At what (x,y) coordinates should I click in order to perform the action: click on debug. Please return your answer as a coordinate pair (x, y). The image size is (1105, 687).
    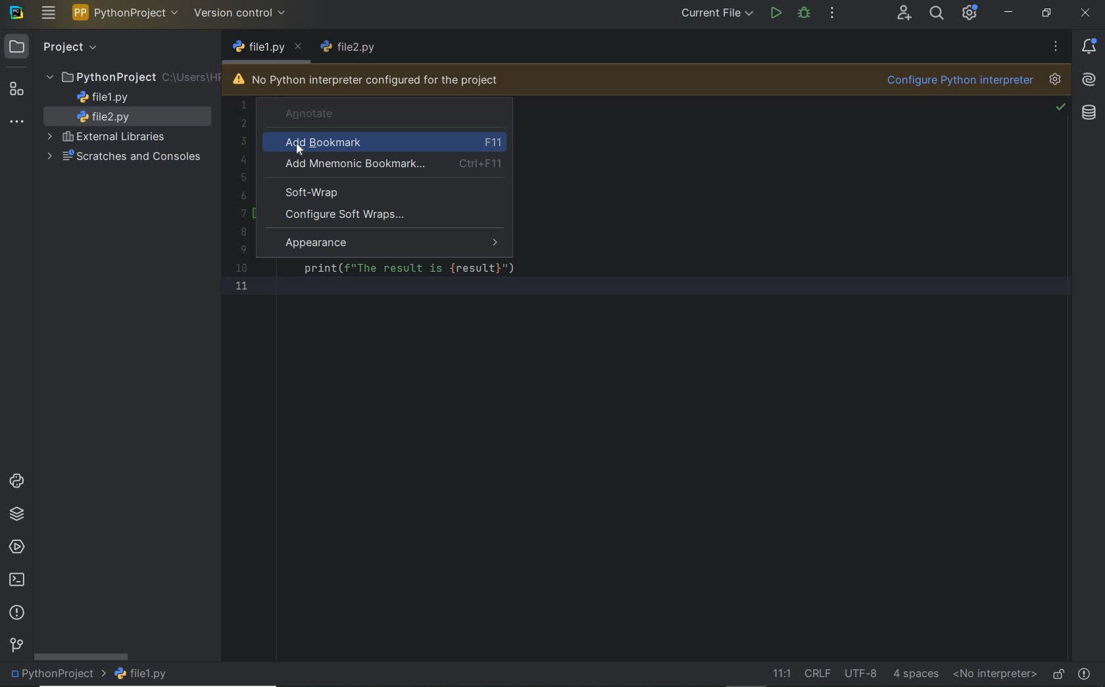
    Looking at the image, I should click on (804, 15).